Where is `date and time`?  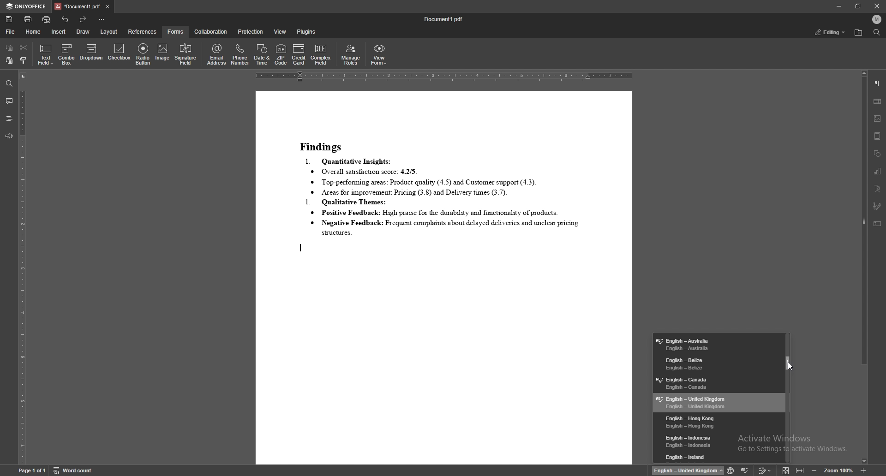 date and time is located at coordinates (263, 54).